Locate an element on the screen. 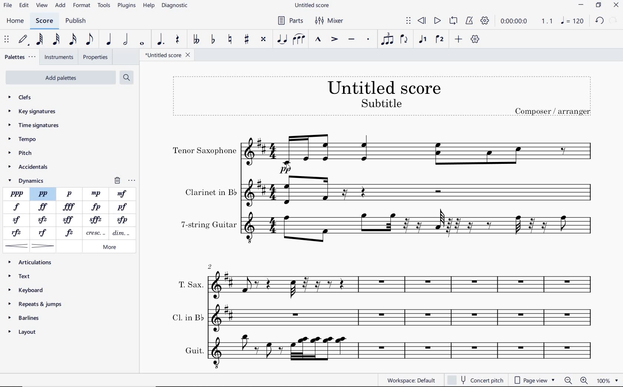  page view is located at coordinates (534, 380).